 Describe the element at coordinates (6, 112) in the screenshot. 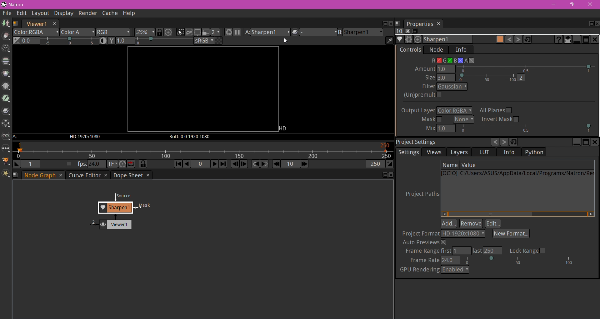

I see `Merge` at that location.